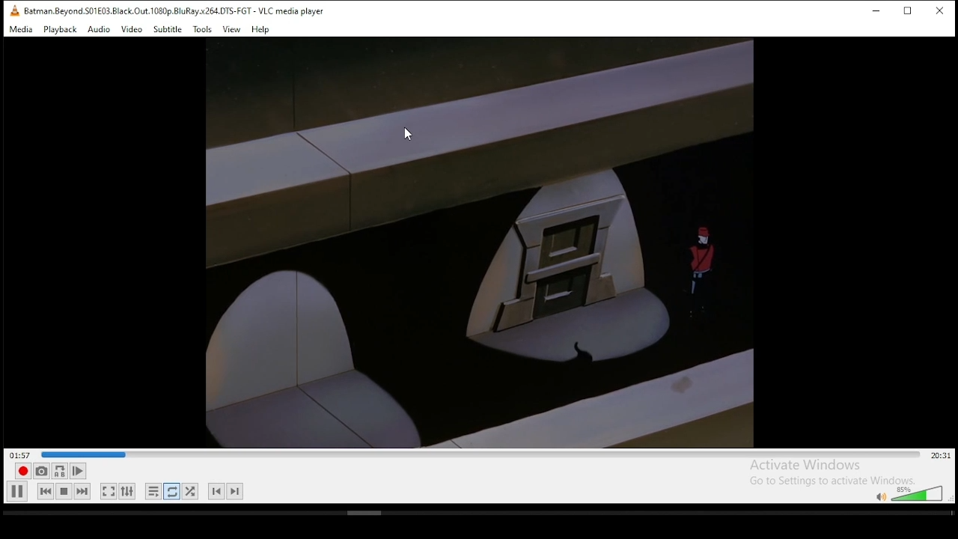 The width and height of the screenshot is (958, 539). What do you see at coordinates (909, 11) in the screenshot?
I see `restore` at bounding box center [909, 11].